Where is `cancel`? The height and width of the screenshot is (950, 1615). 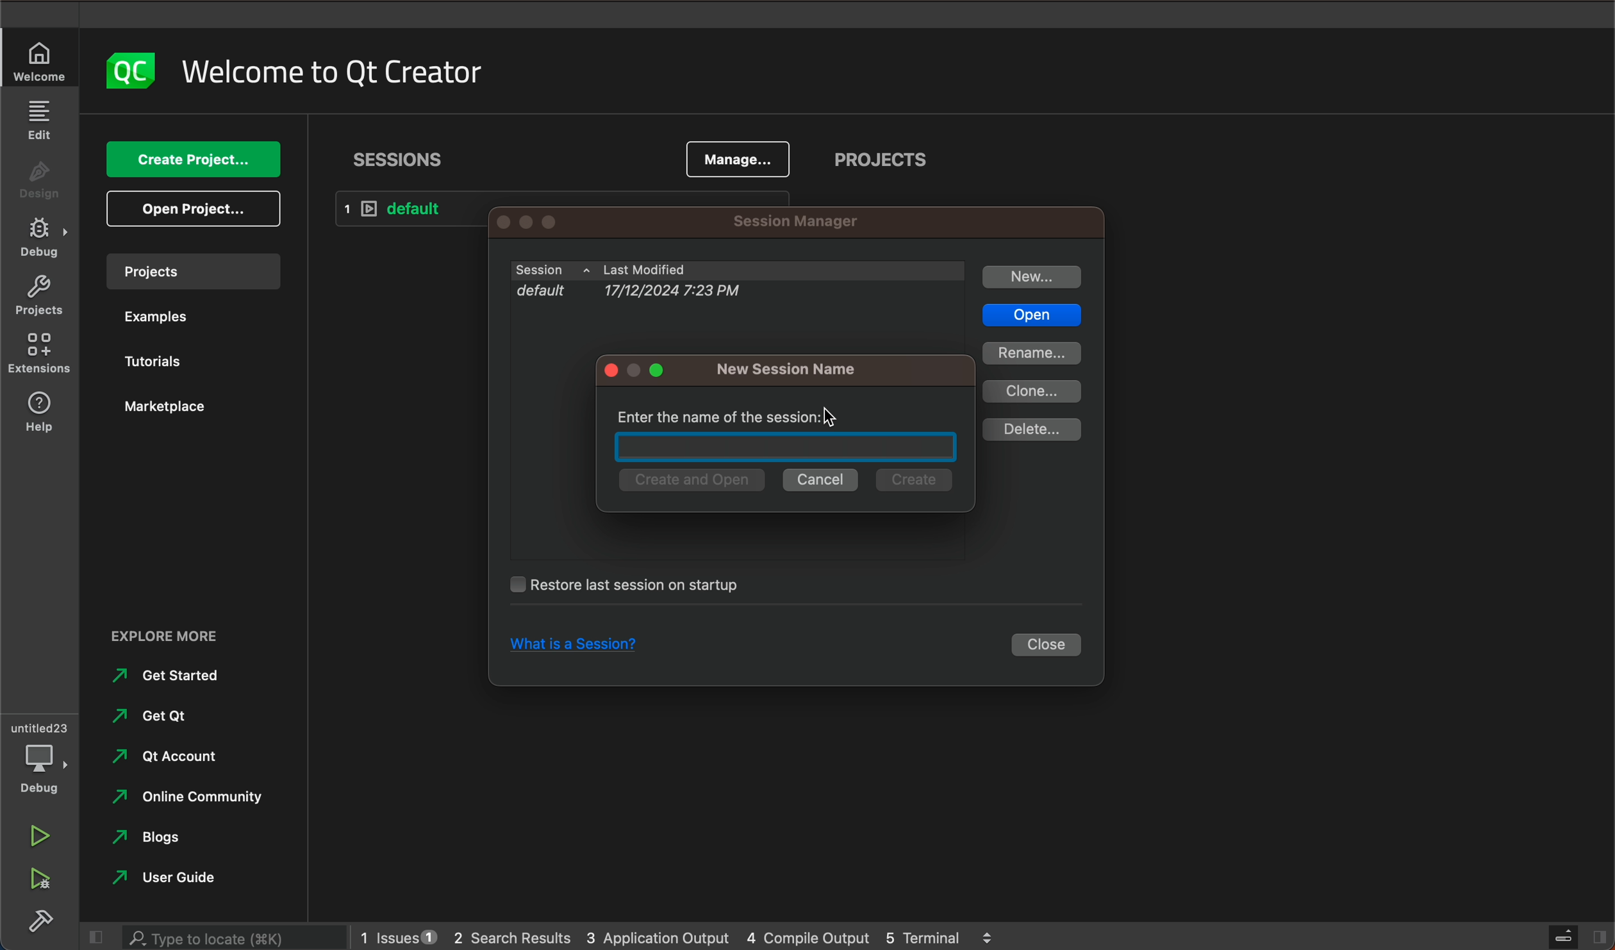
cancel is located at coordinates (821, 481).